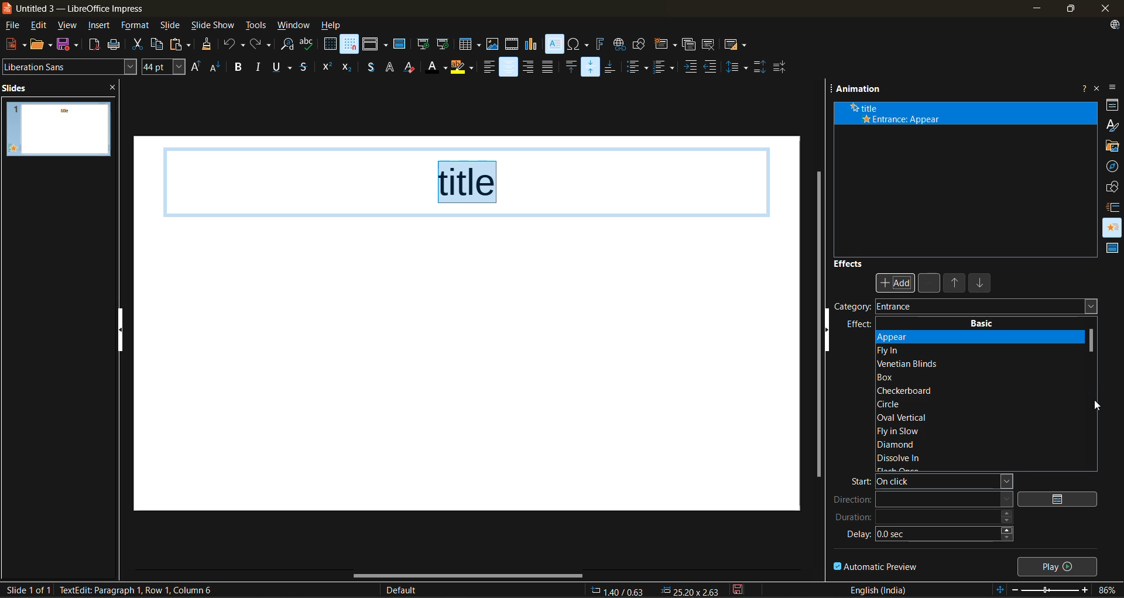  I want to click on cut, so click(137, 45).